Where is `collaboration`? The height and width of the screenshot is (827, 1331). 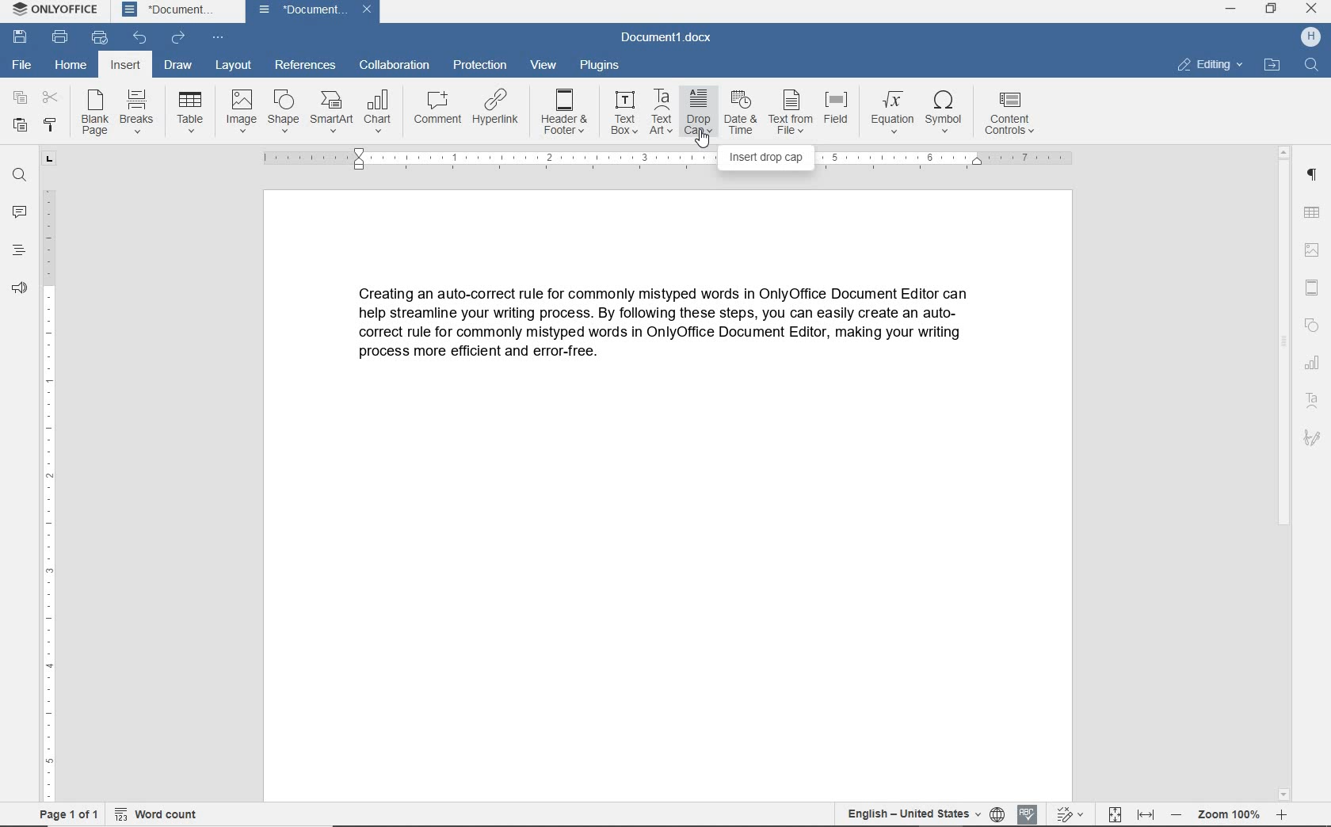
collaboration is located at coordinates (392, 68).